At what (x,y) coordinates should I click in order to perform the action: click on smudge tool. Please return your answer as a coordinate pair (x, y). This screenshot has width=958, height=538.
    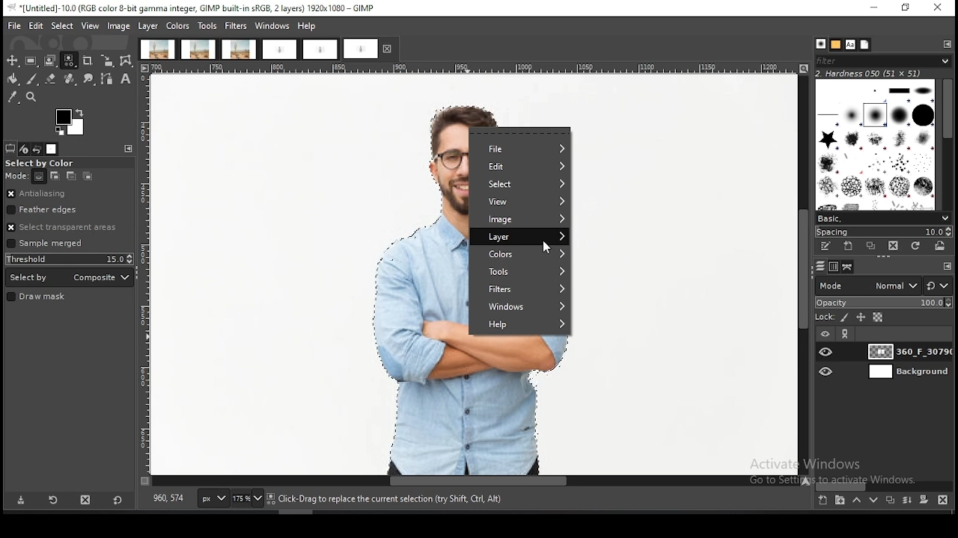
    Looking at the image, I should click on (89, 79).